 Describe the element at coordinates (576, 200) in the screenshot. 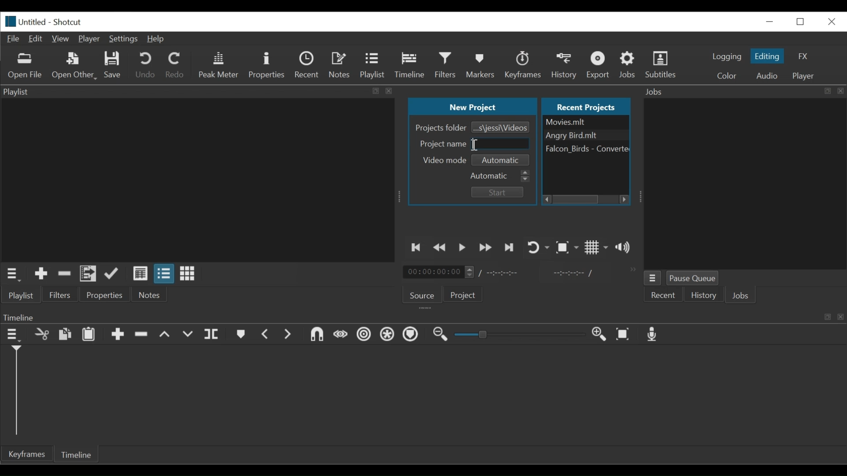

I see `Horizontal Scroll bar` at that location.